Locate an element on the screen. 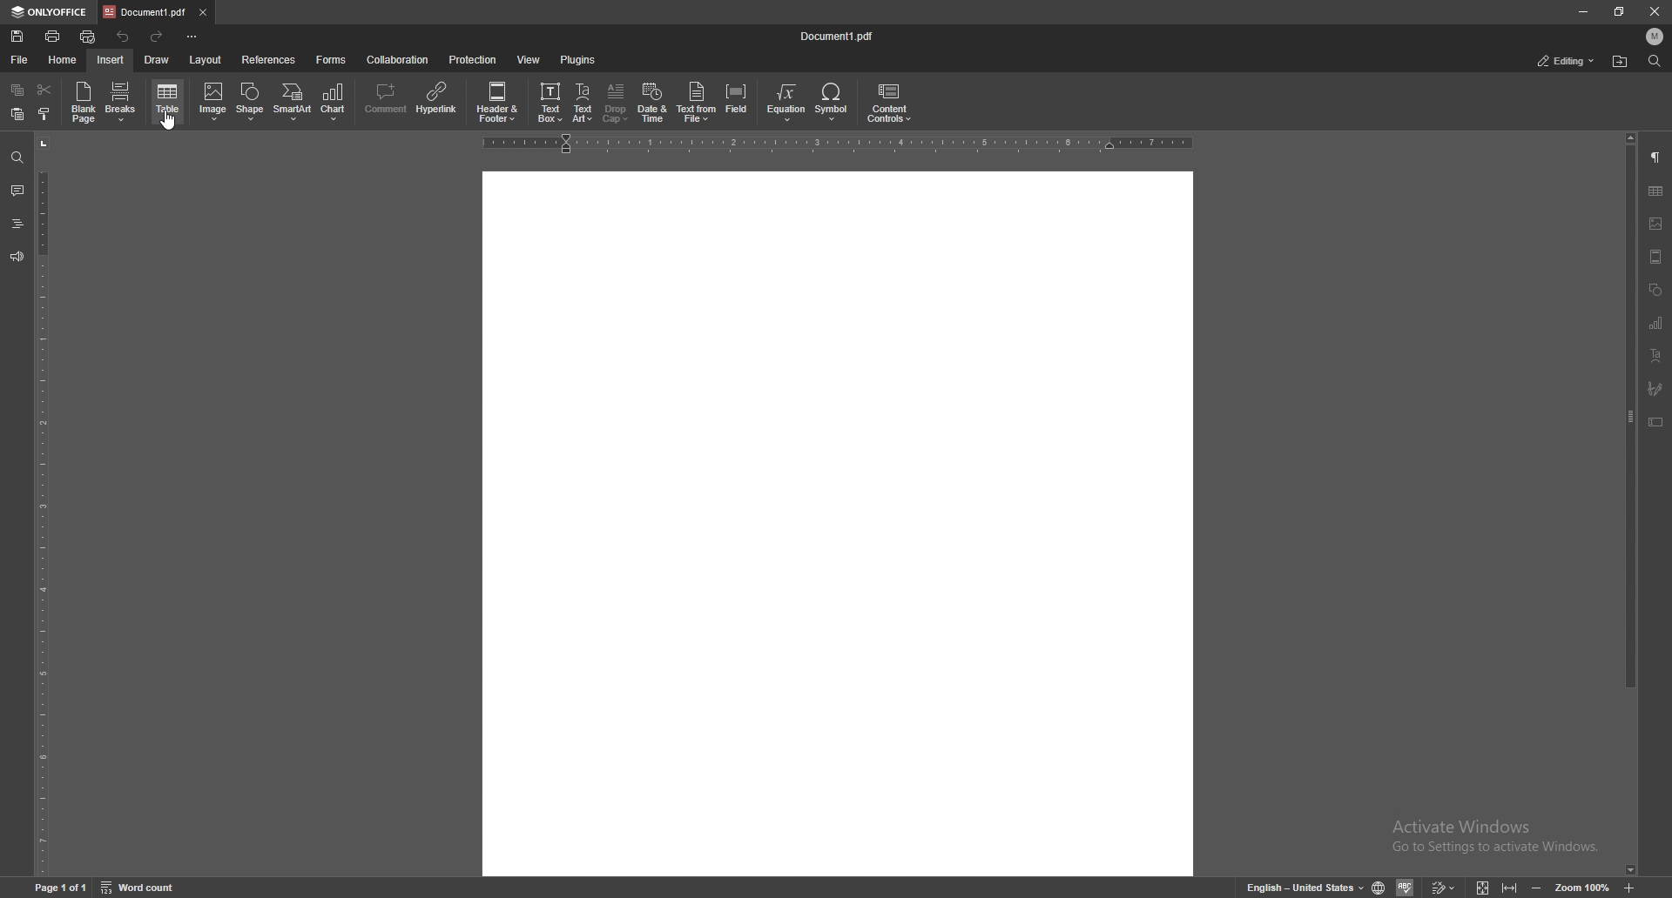 The height and width of the screenshot is (898, 1672). redo is located at coordinates (157, 38).